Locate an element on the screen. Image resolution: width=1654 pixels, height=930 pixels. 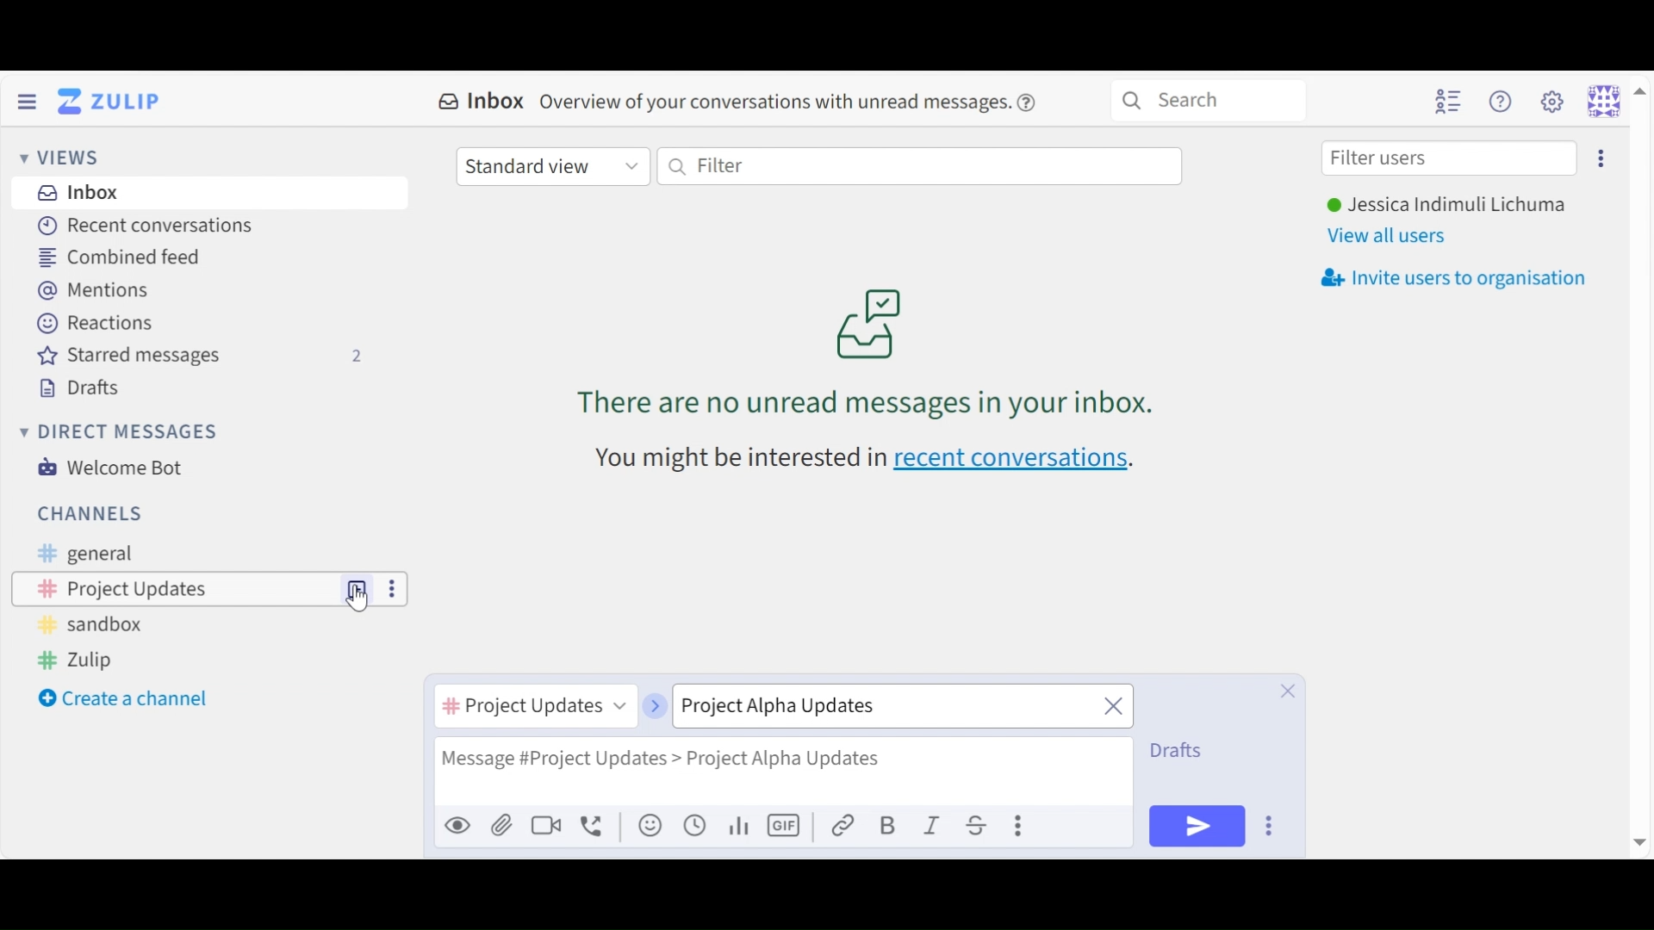
Add GIF is located at coordinates (784, 826).